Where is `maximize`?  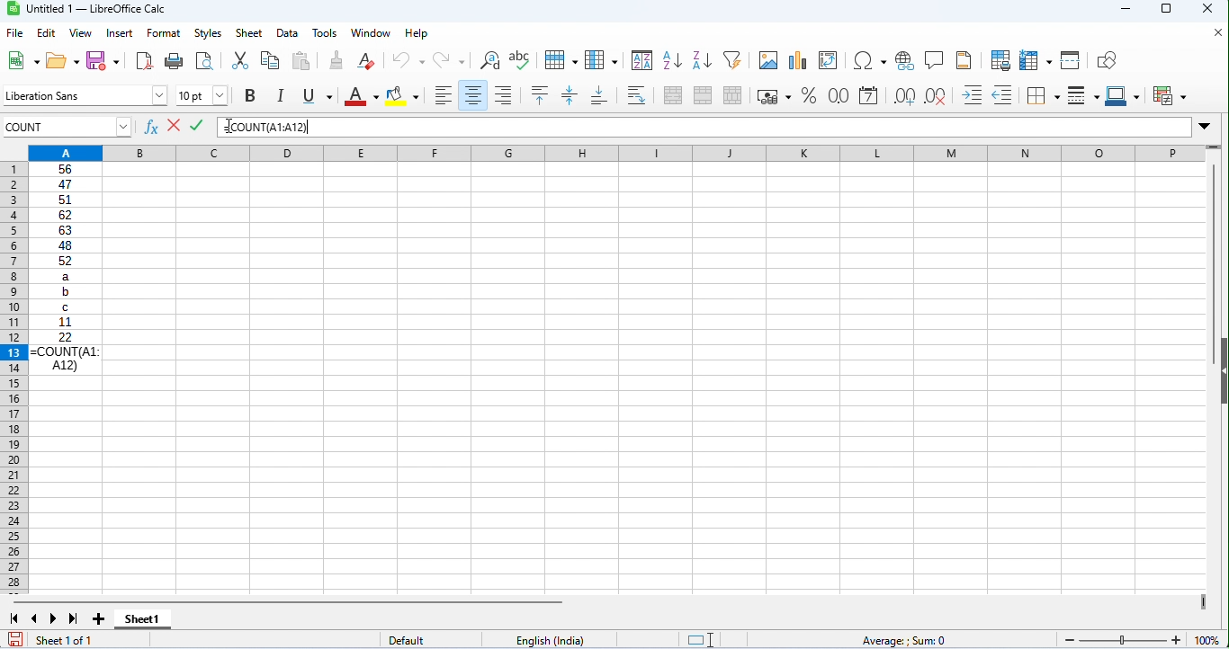 maximize is located at coordinates (1166, 9).